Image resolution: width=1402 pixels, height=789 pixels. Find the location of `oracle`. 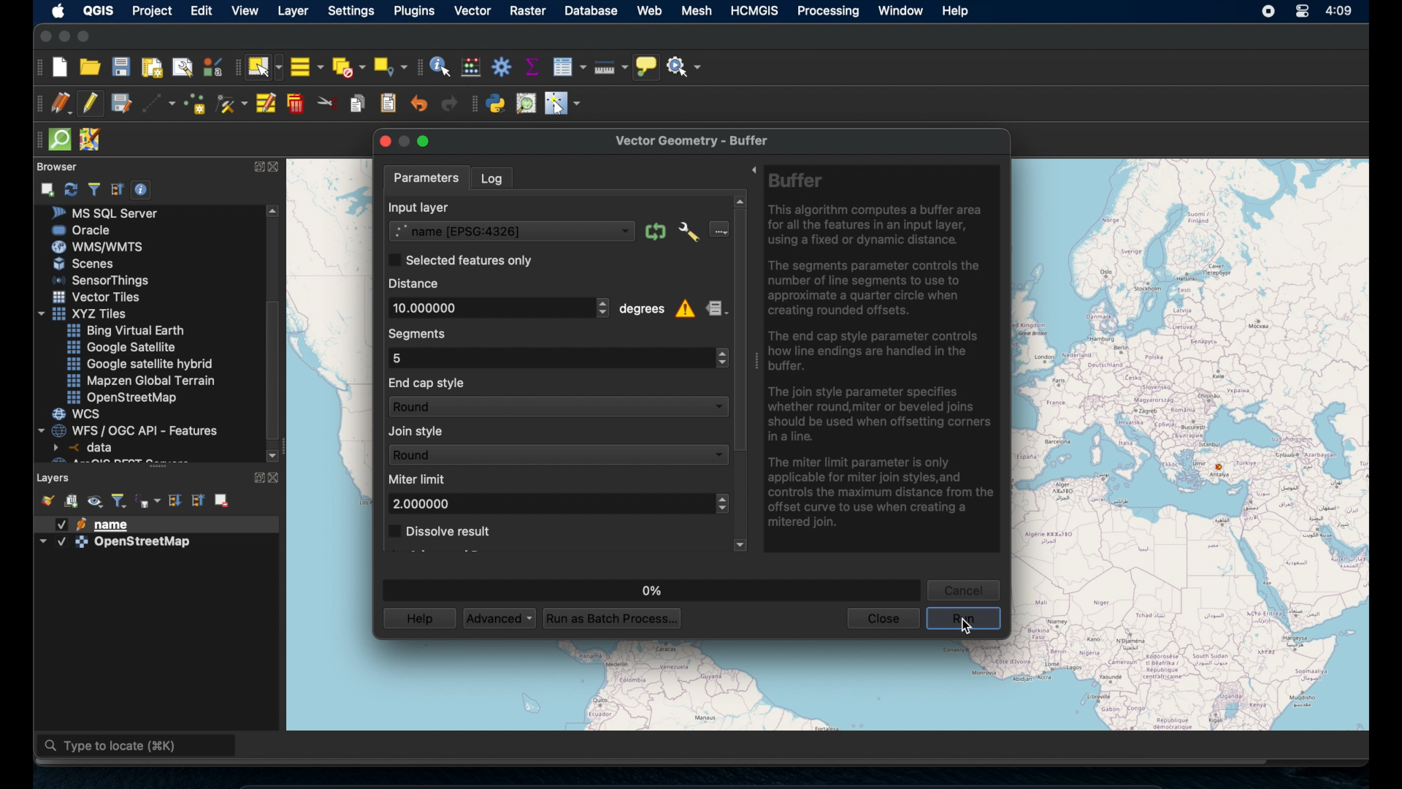

oracle is located at coordinates (83, 229).